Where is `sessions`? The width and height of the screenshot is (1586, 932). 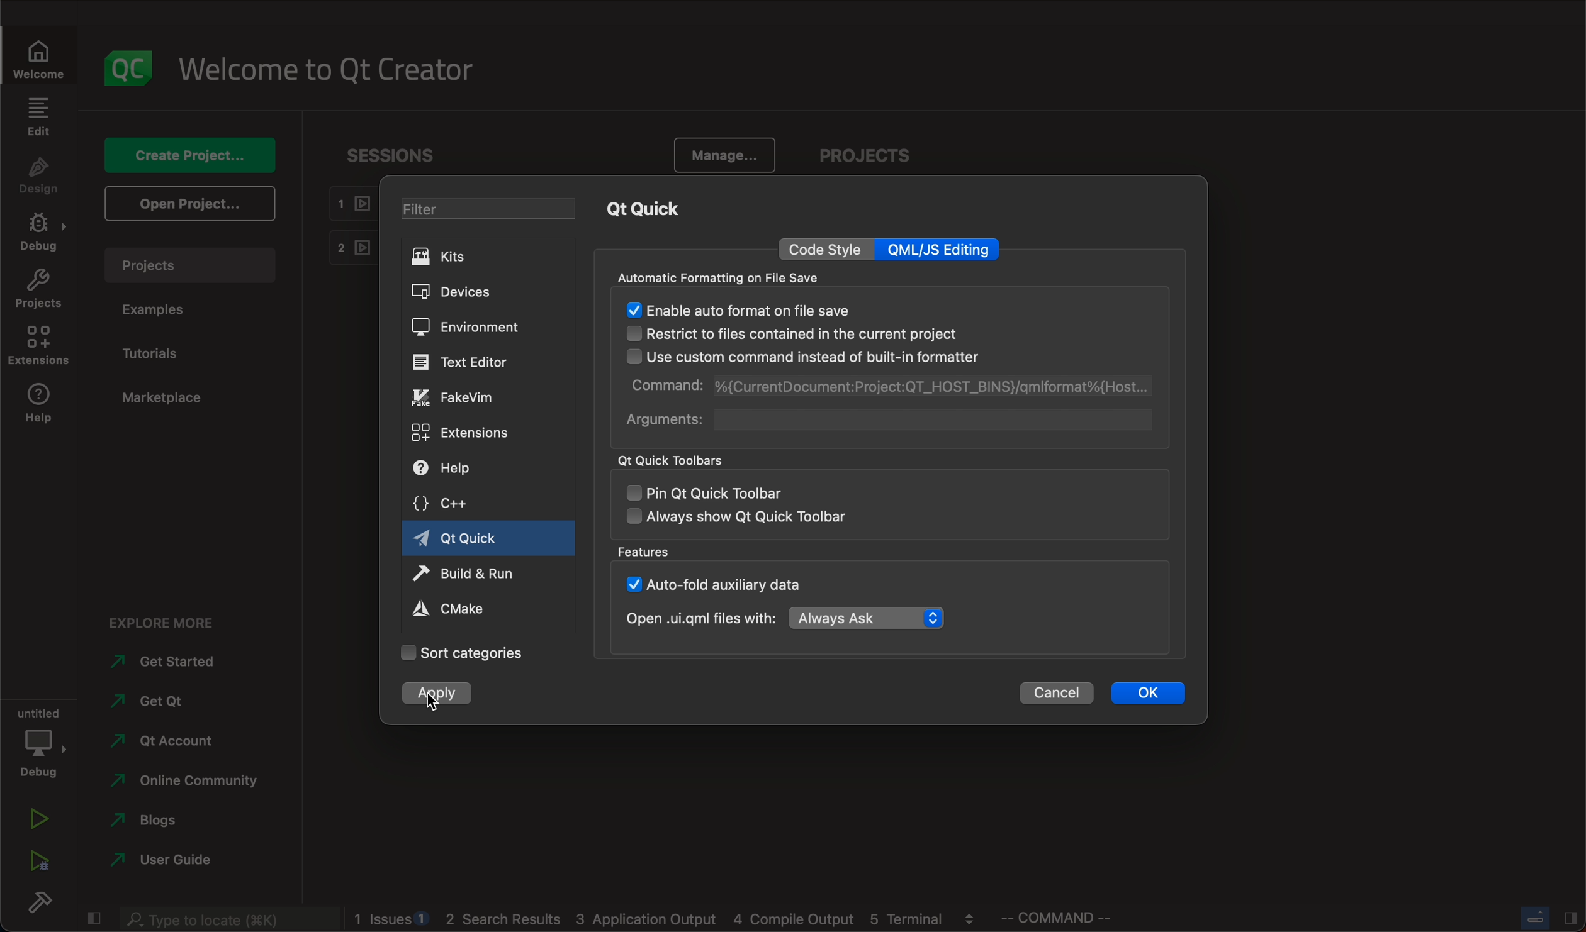
sessions is located at coordinates (396, 155).